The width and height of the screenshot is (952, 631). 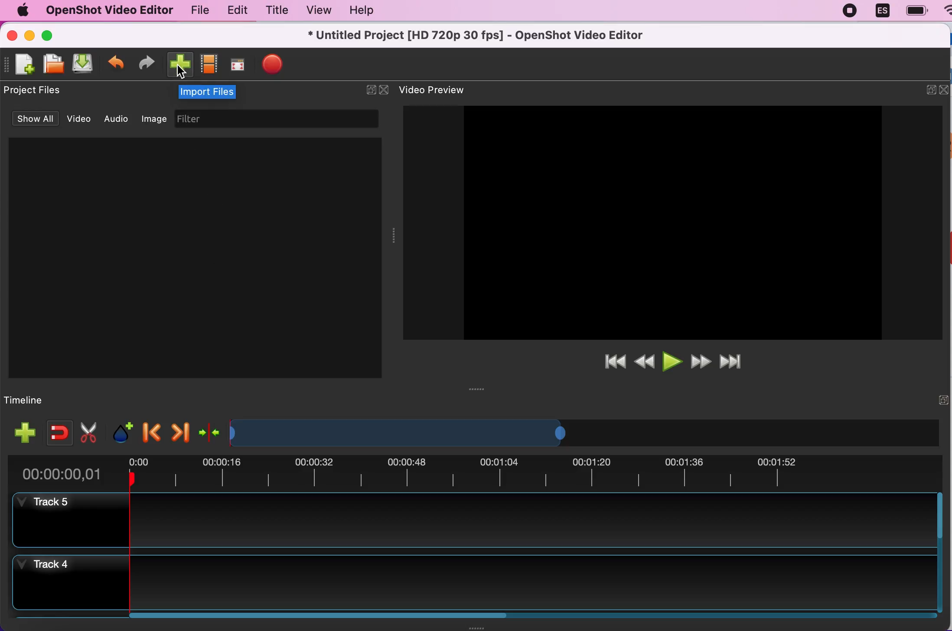 What do you see at coordinates (368, 89) in the screenshot?
I see `expand/hide` at bounding box center [368, 89].